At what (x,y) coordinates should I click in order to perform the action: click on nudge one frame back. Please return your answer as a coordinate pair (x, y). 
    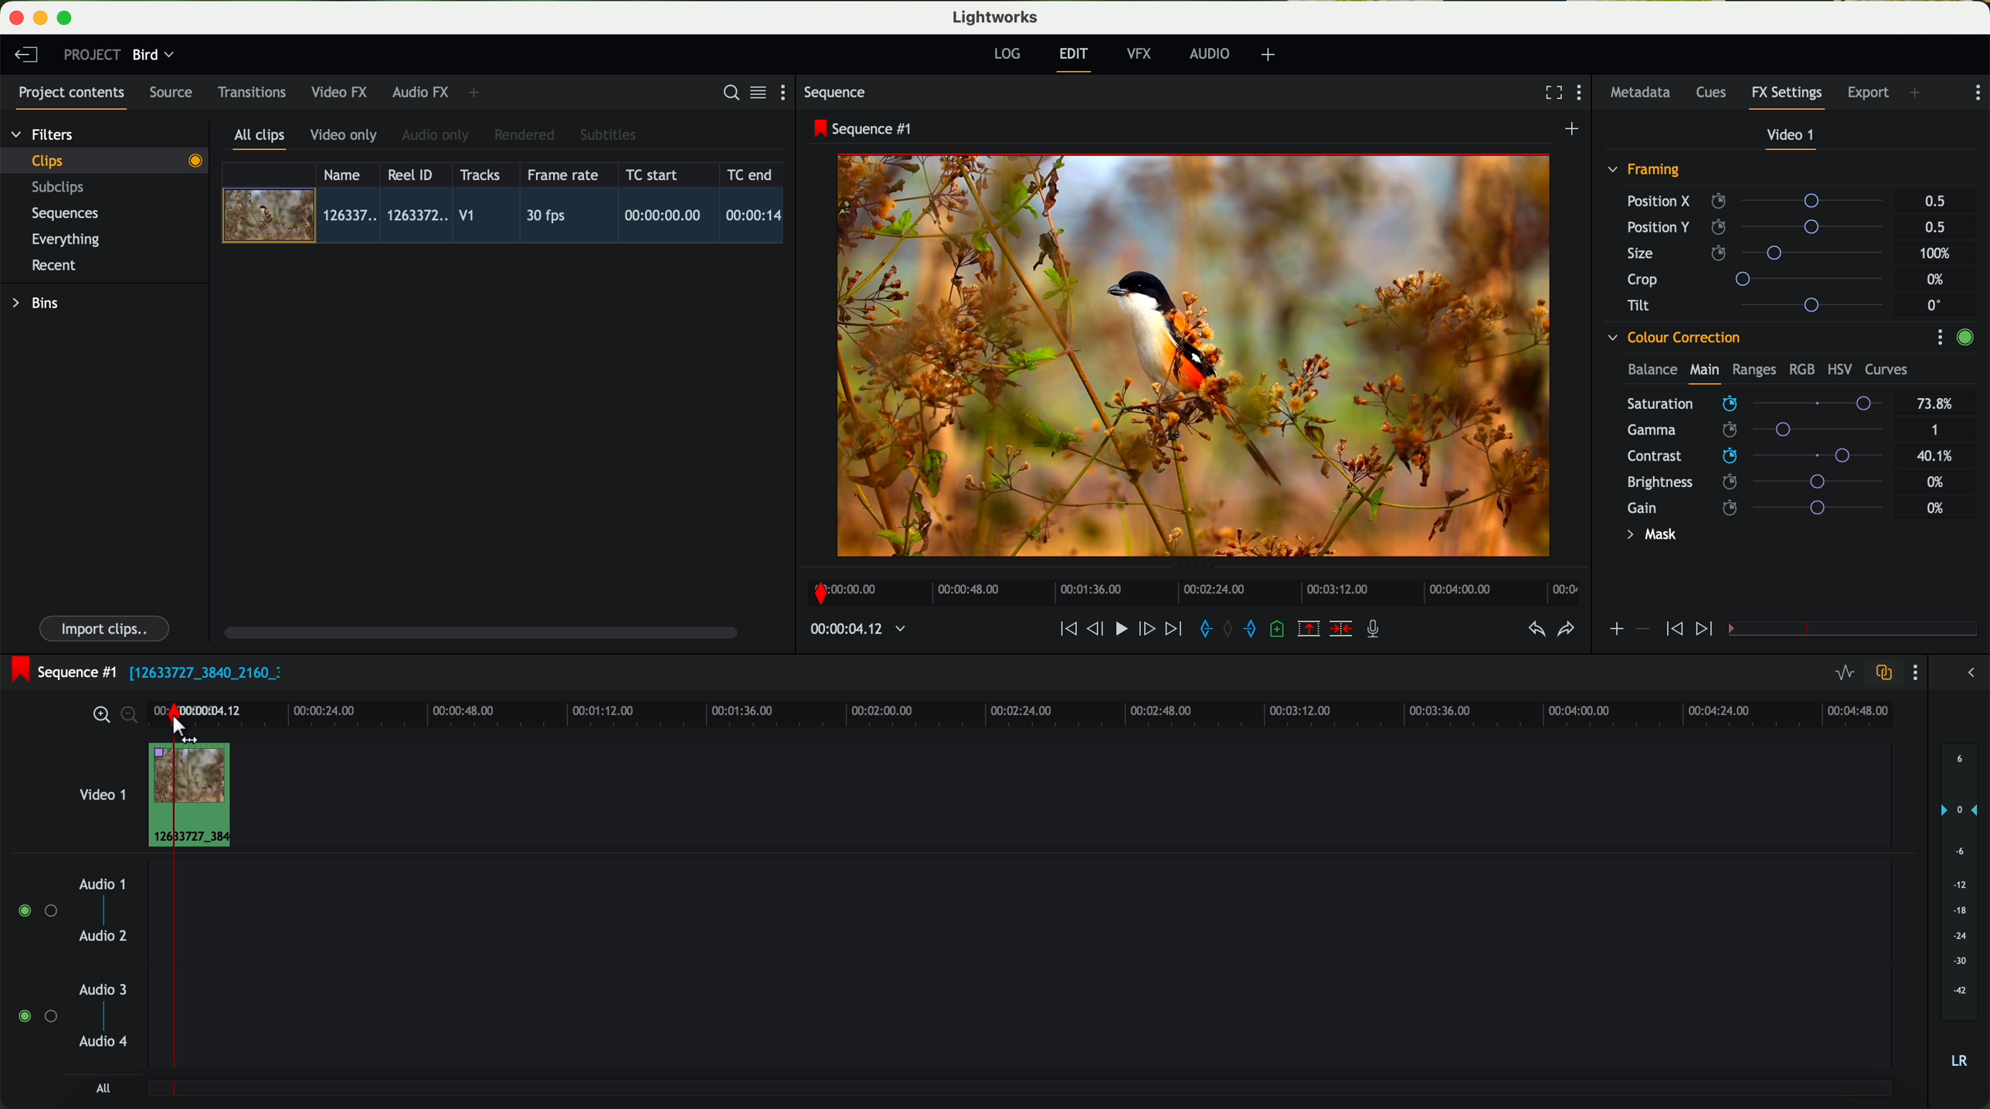
    Looking at the image, I should click on (1098, 631).